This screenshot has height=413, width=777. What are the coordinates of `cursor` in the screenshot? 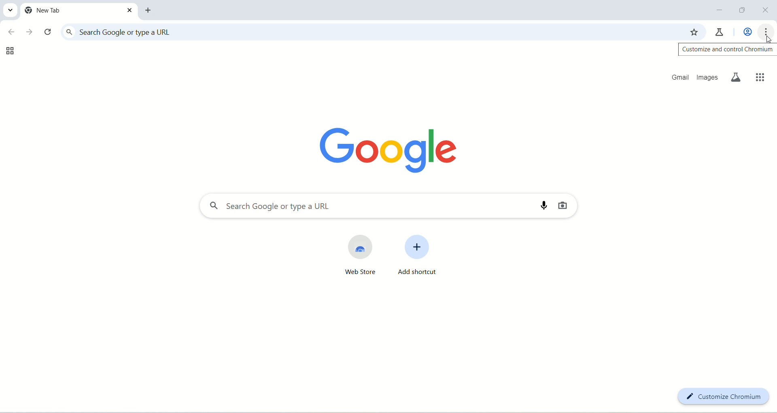 It's located at (766, 38).